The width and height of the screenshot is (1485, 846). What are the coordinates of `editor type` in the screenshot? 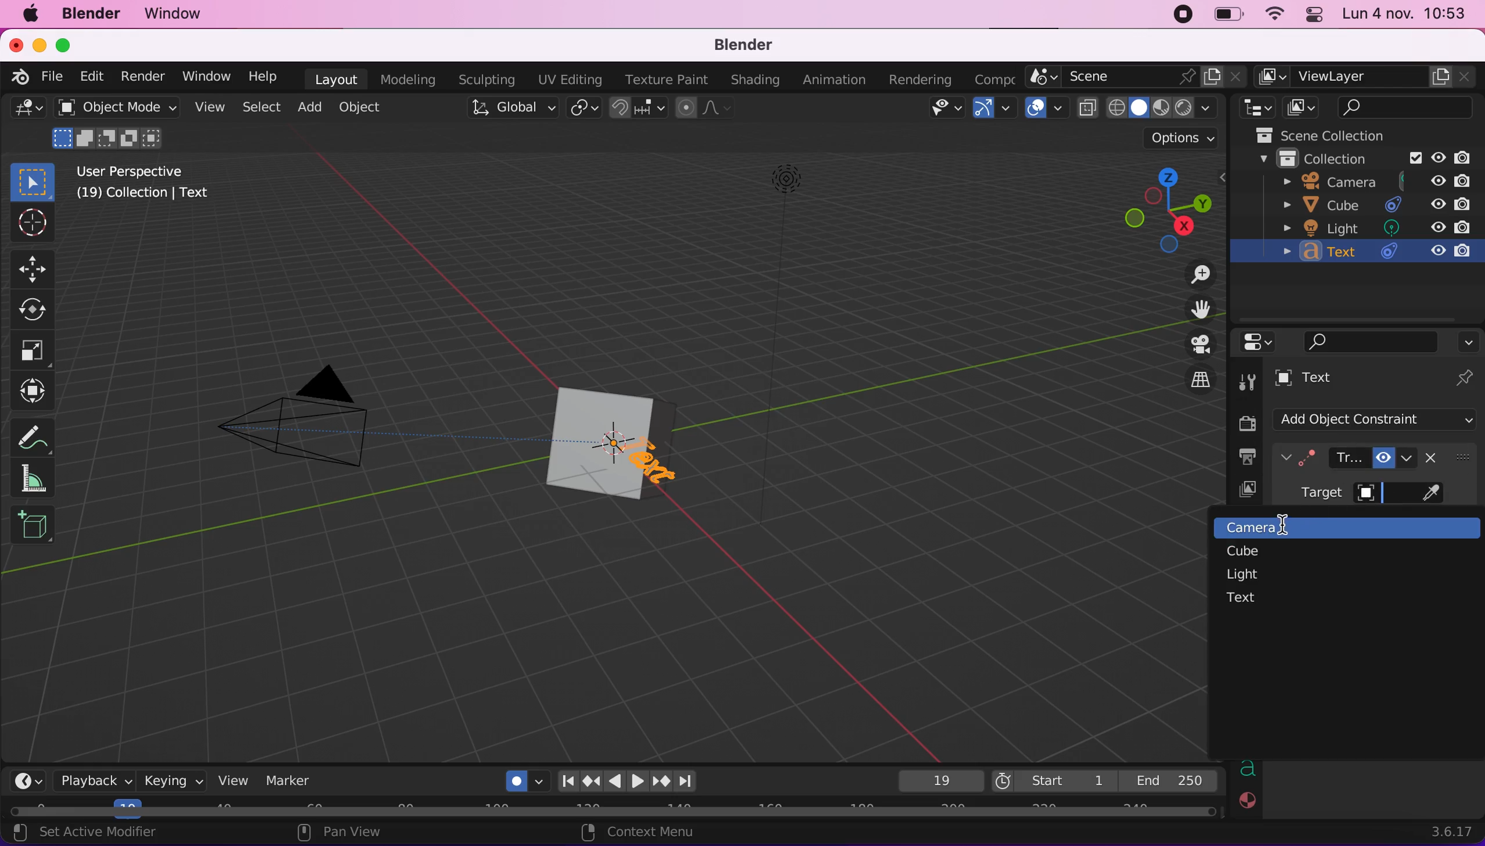 It's located at (1263, 342).